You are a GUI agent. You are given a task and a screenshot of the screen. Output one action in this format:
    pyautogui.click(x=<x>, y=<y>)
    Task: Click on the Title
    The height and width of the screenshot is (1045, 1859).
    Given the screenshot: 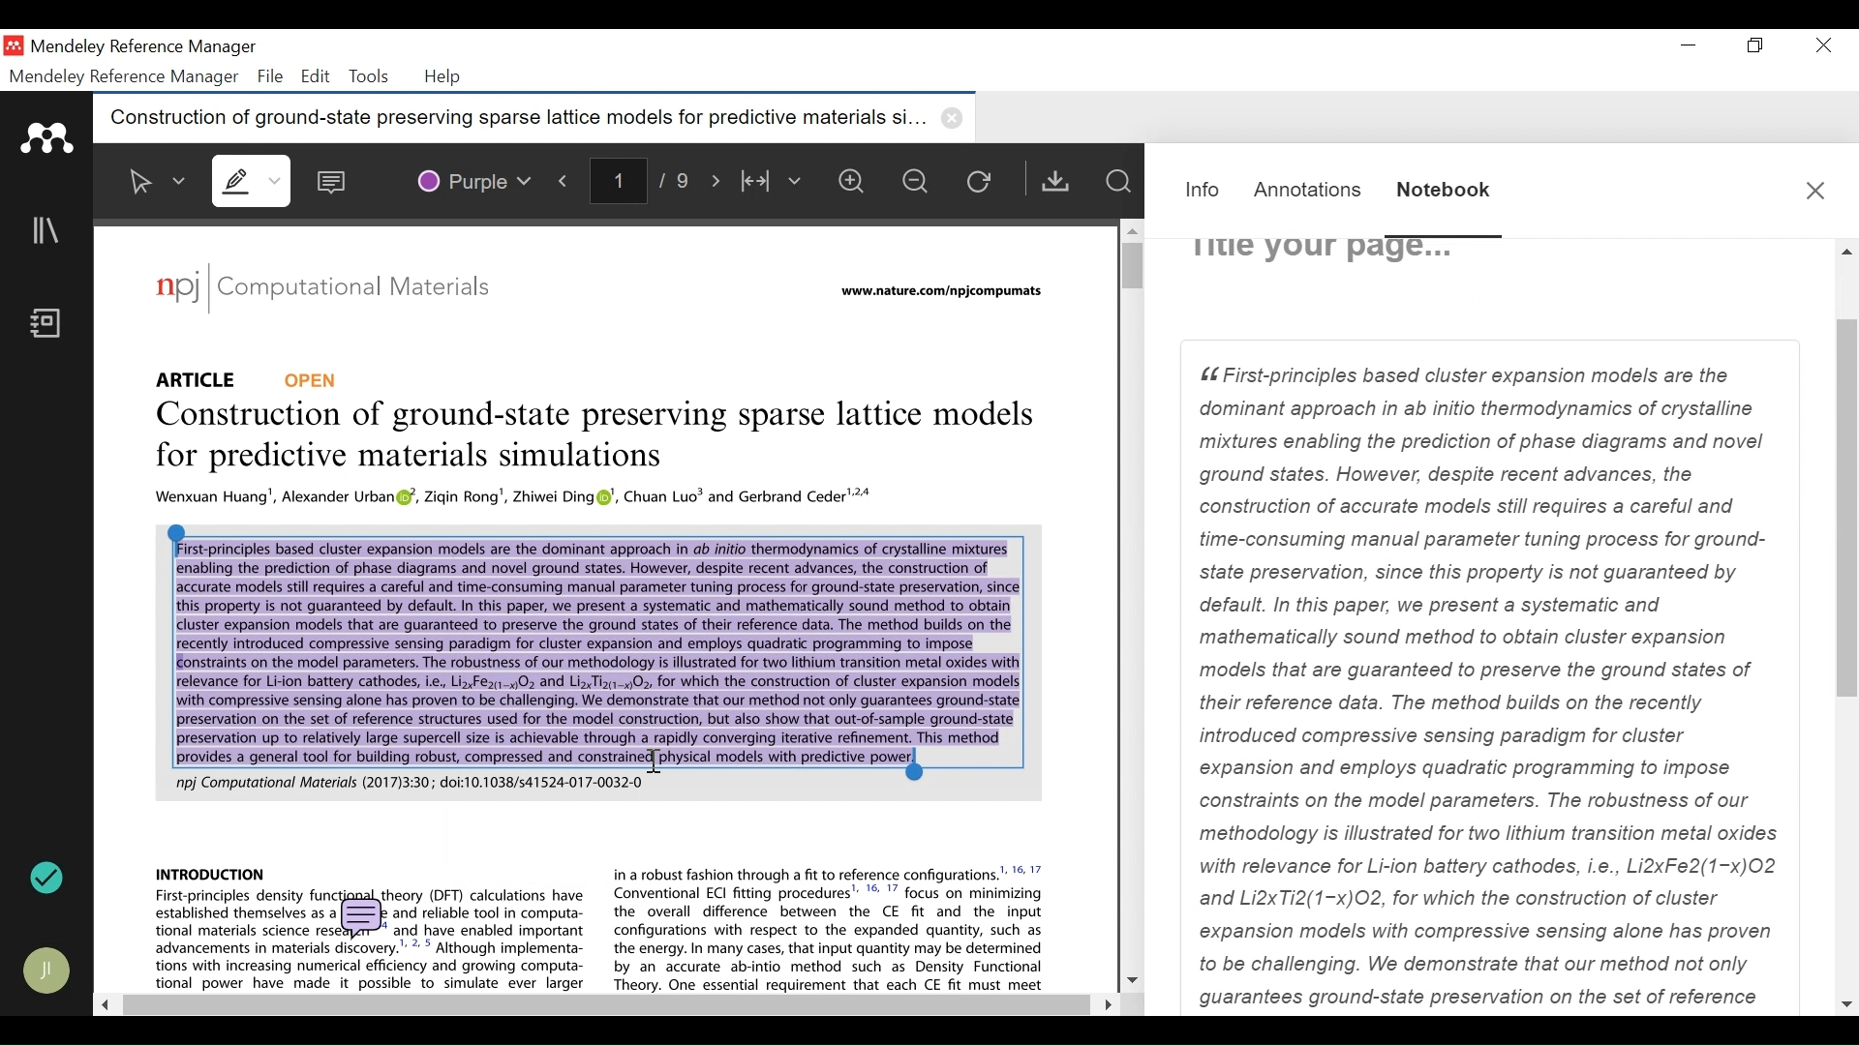 What is the action you would take?
    pyautogui.click(x=600, y=438)
    